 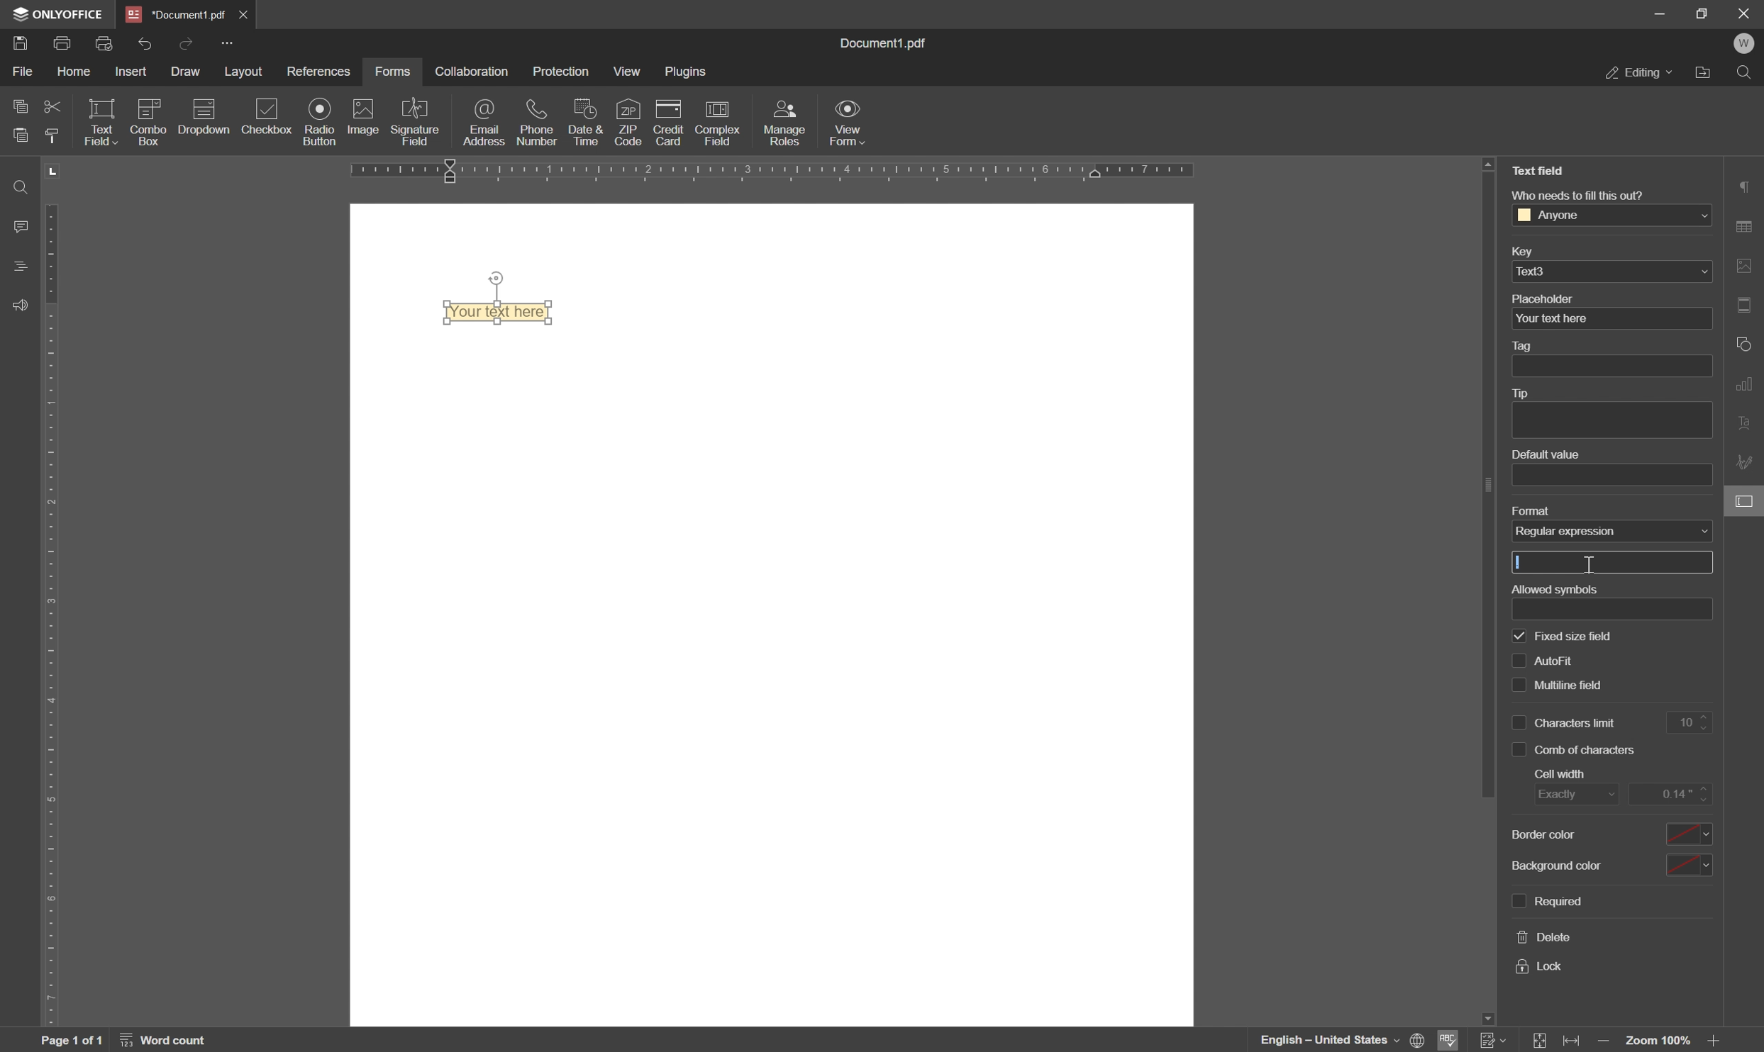 I want to click on fit to slide, so click(x=1541, y=1041).